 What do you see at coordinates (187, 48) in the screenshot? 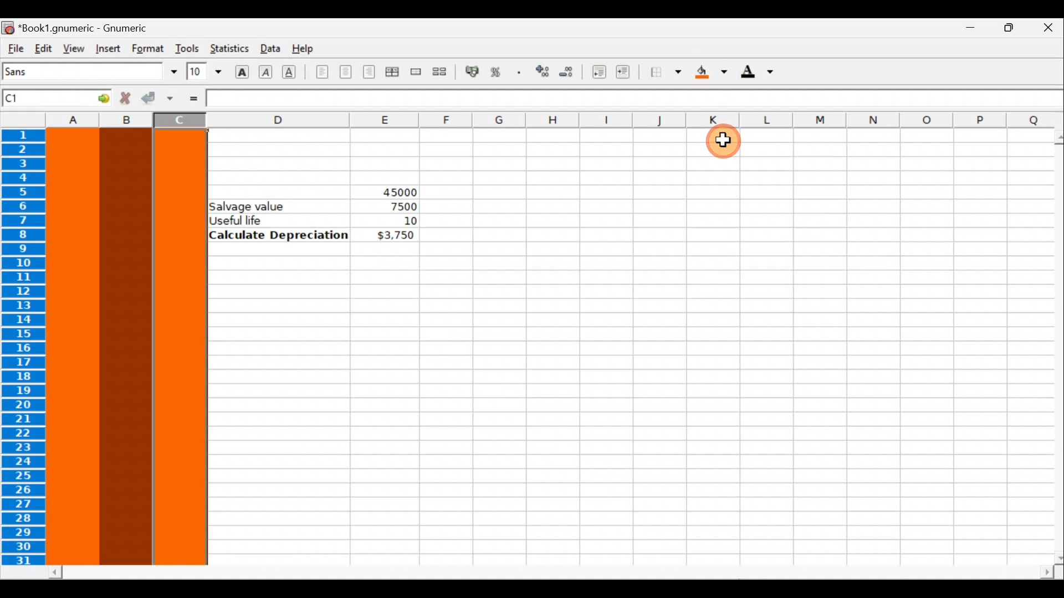
I see `Tools` at bounding box center [187, 48].